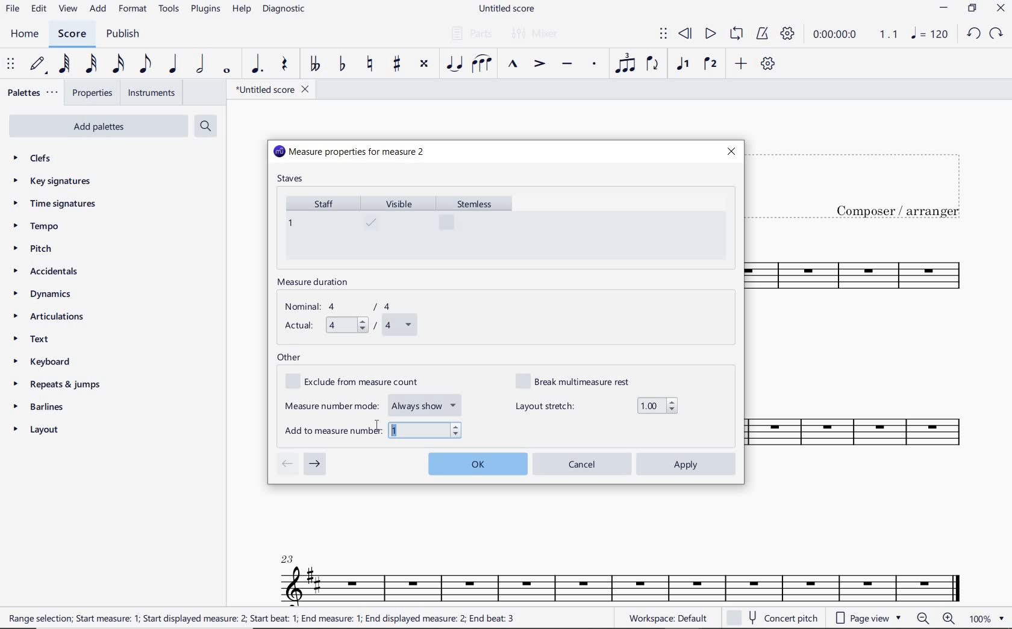 The height and width of the screenshot is (629, 1012). I want to click on ACCENT, so click(539, 65).